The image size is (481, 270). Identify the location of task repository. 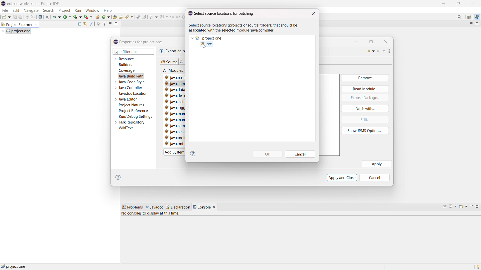
(132, 122).